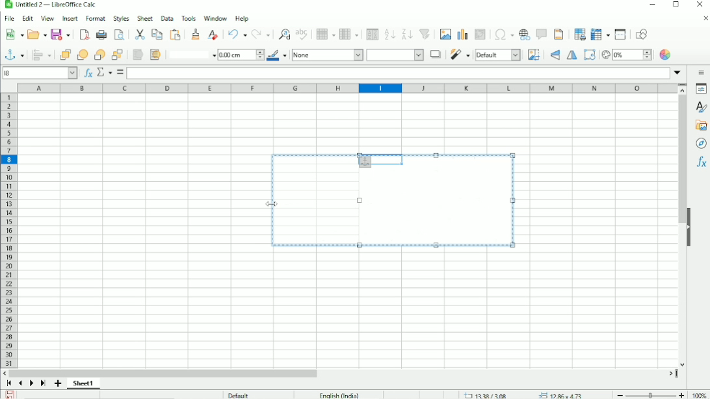 This screenshot has height=399, width=710. I want to click on Sheet, so click(146, 18).